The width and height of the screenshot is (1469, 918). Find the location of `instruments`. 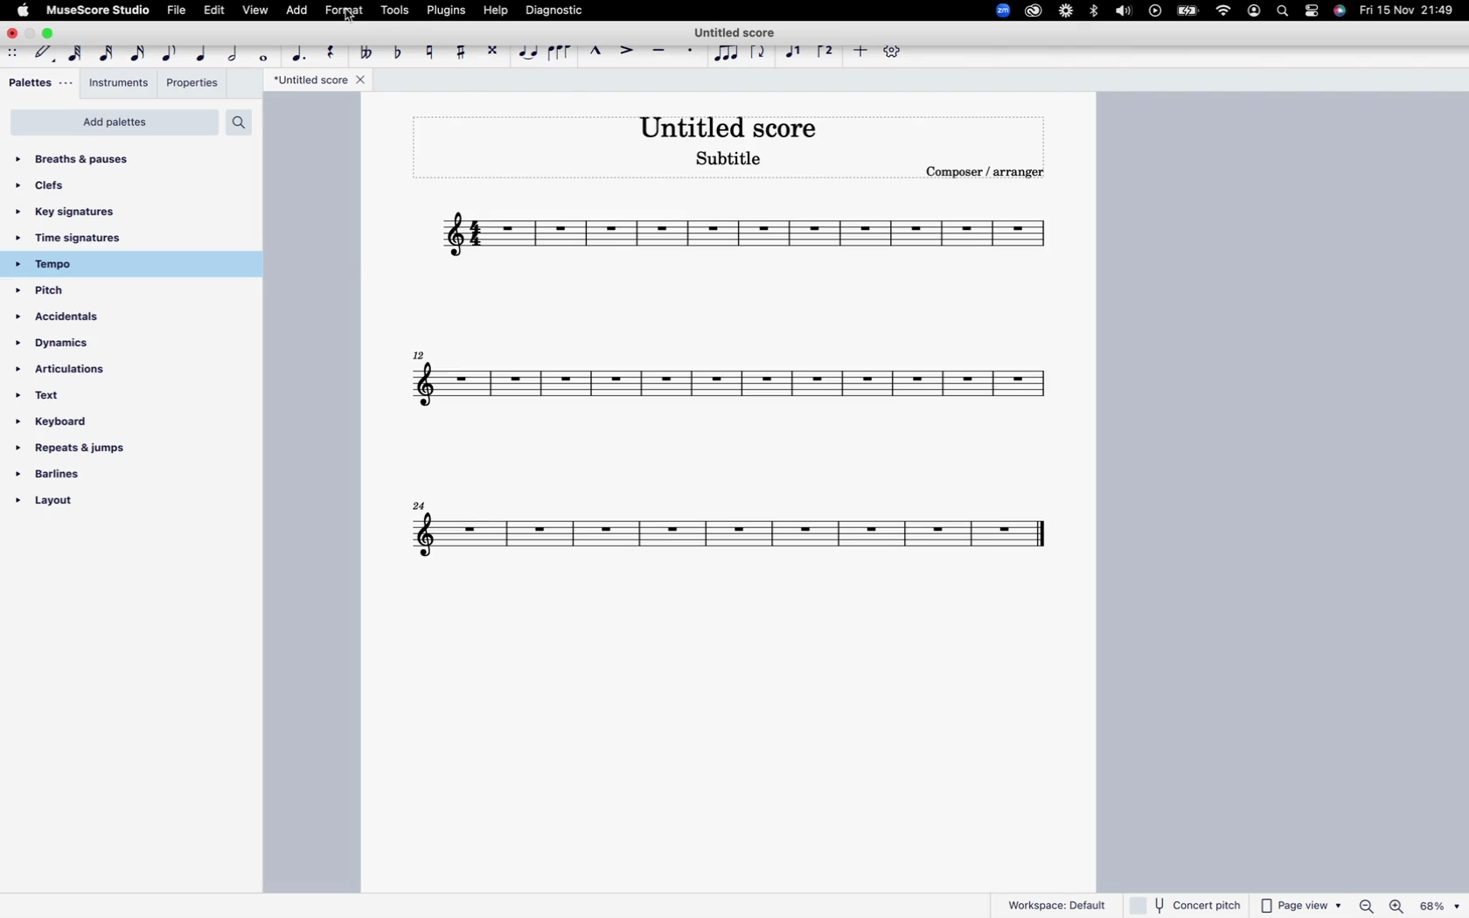

instruments is located at coordinates (118, 82).